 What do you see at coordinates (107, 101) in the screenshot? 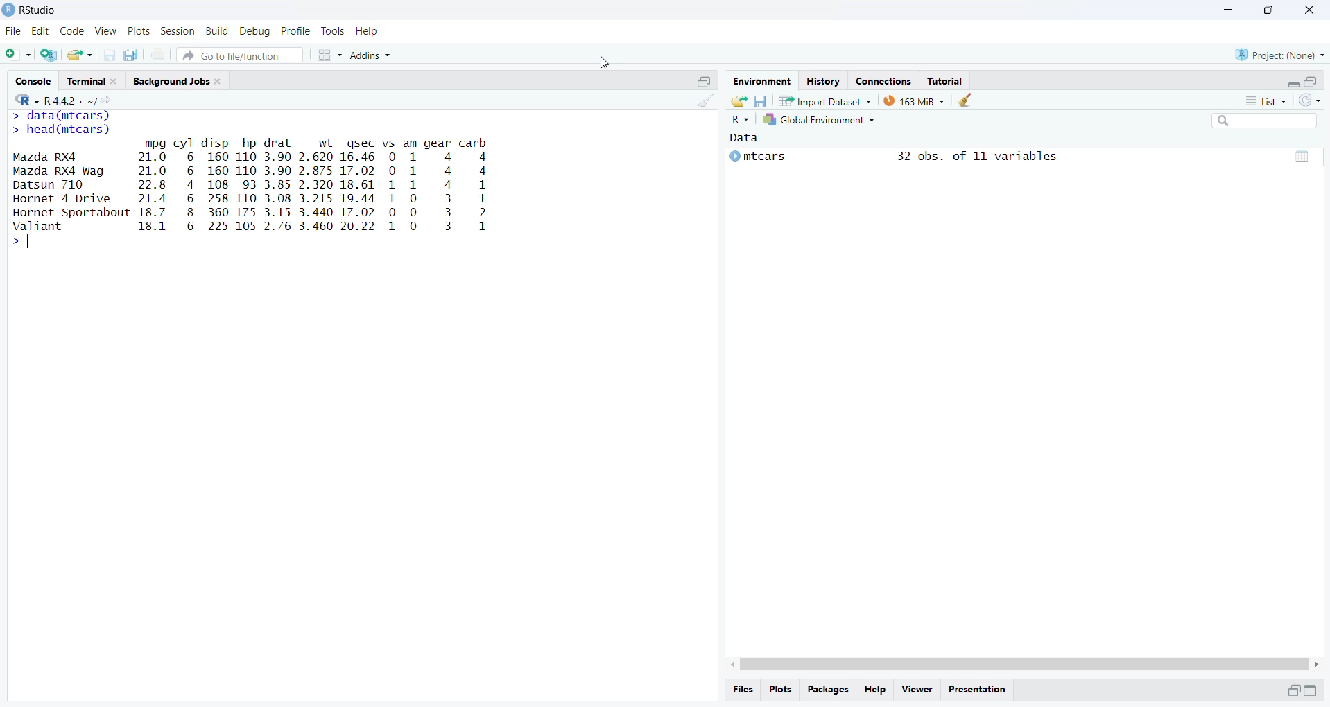
I see `share icon` at bounding box center [107, 101].